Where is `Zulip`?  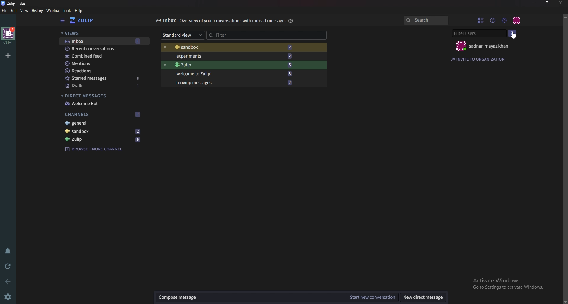
Zulip is located at coordinates (237, 65).